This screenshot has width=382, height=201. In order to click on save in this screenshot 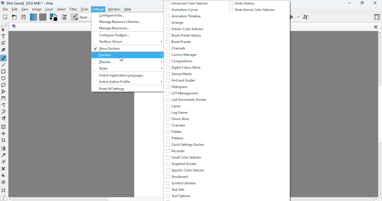, I will do `click(23, 17)`.